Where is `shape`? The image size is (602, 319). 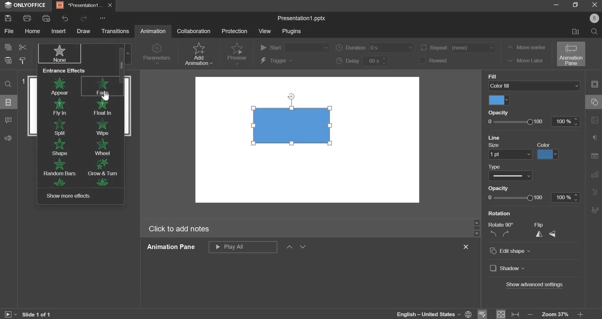
shape is located at coordinates (58, 148).